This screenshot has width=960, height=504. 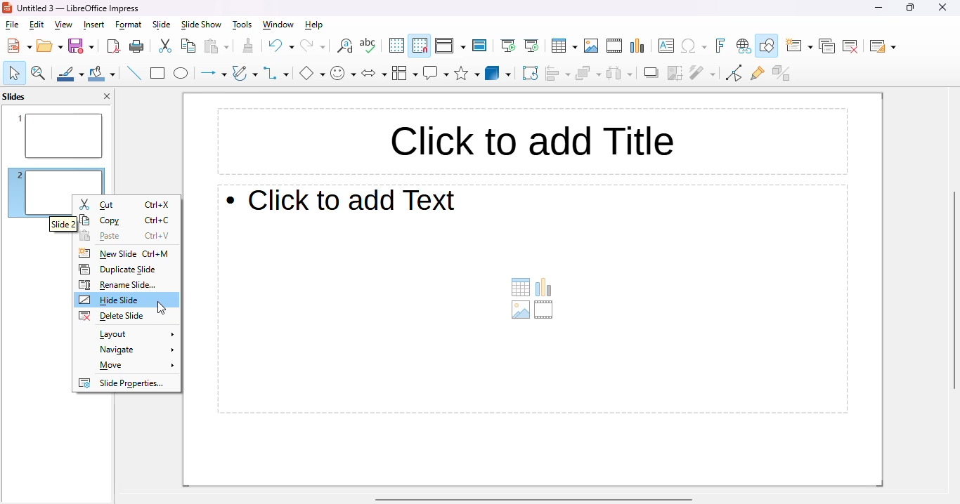 What do you see at coordinates (117, 285) in the screenshot?
I see `rename slide` at bounding box center [117, 285].